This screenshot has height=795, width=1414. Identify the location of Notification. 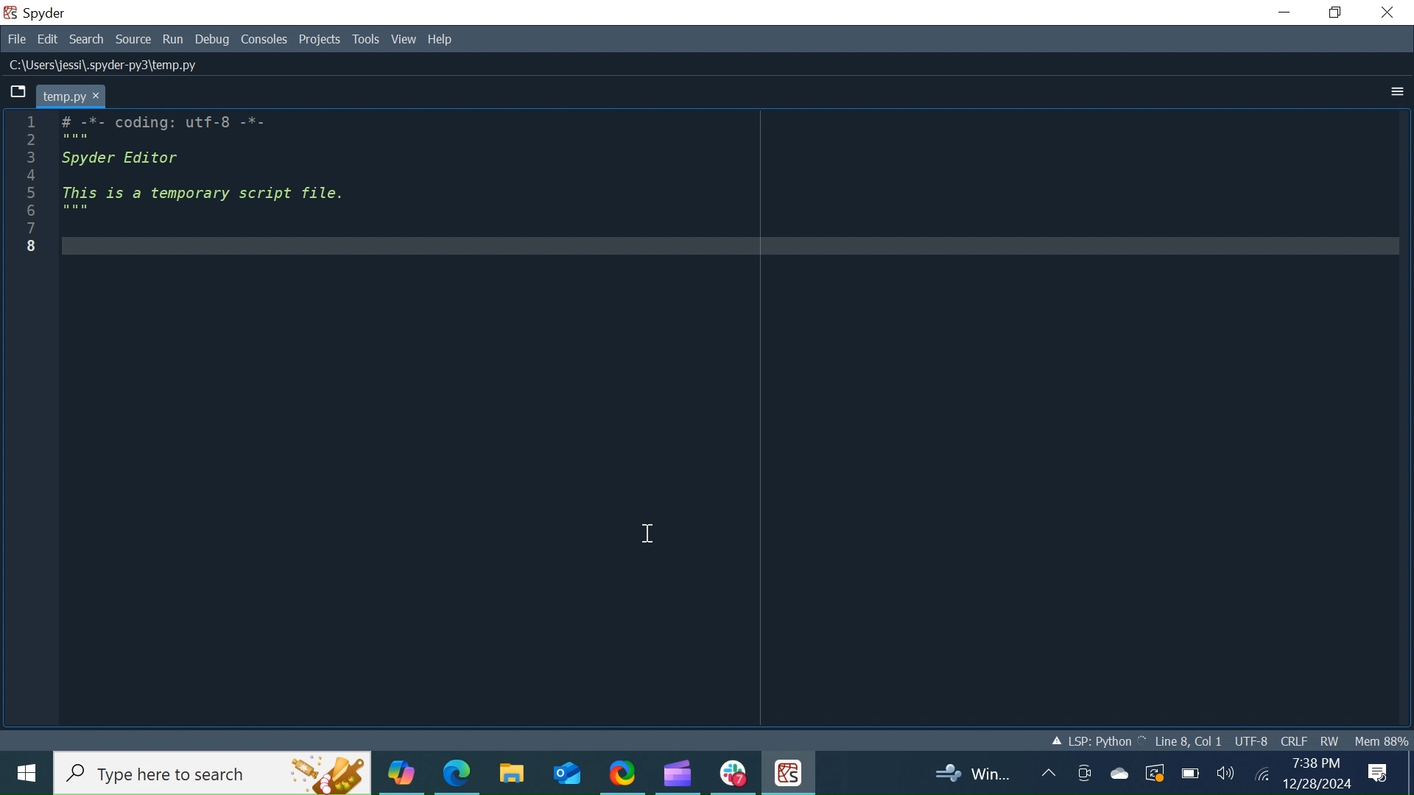
(1378, 773).